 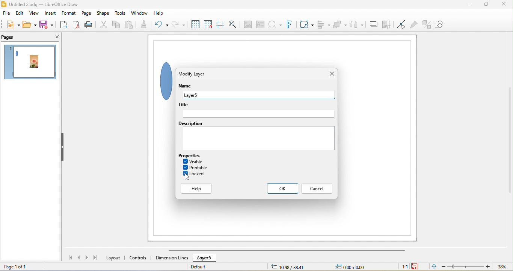 I want to click on undo, so click(x=163, y=24).